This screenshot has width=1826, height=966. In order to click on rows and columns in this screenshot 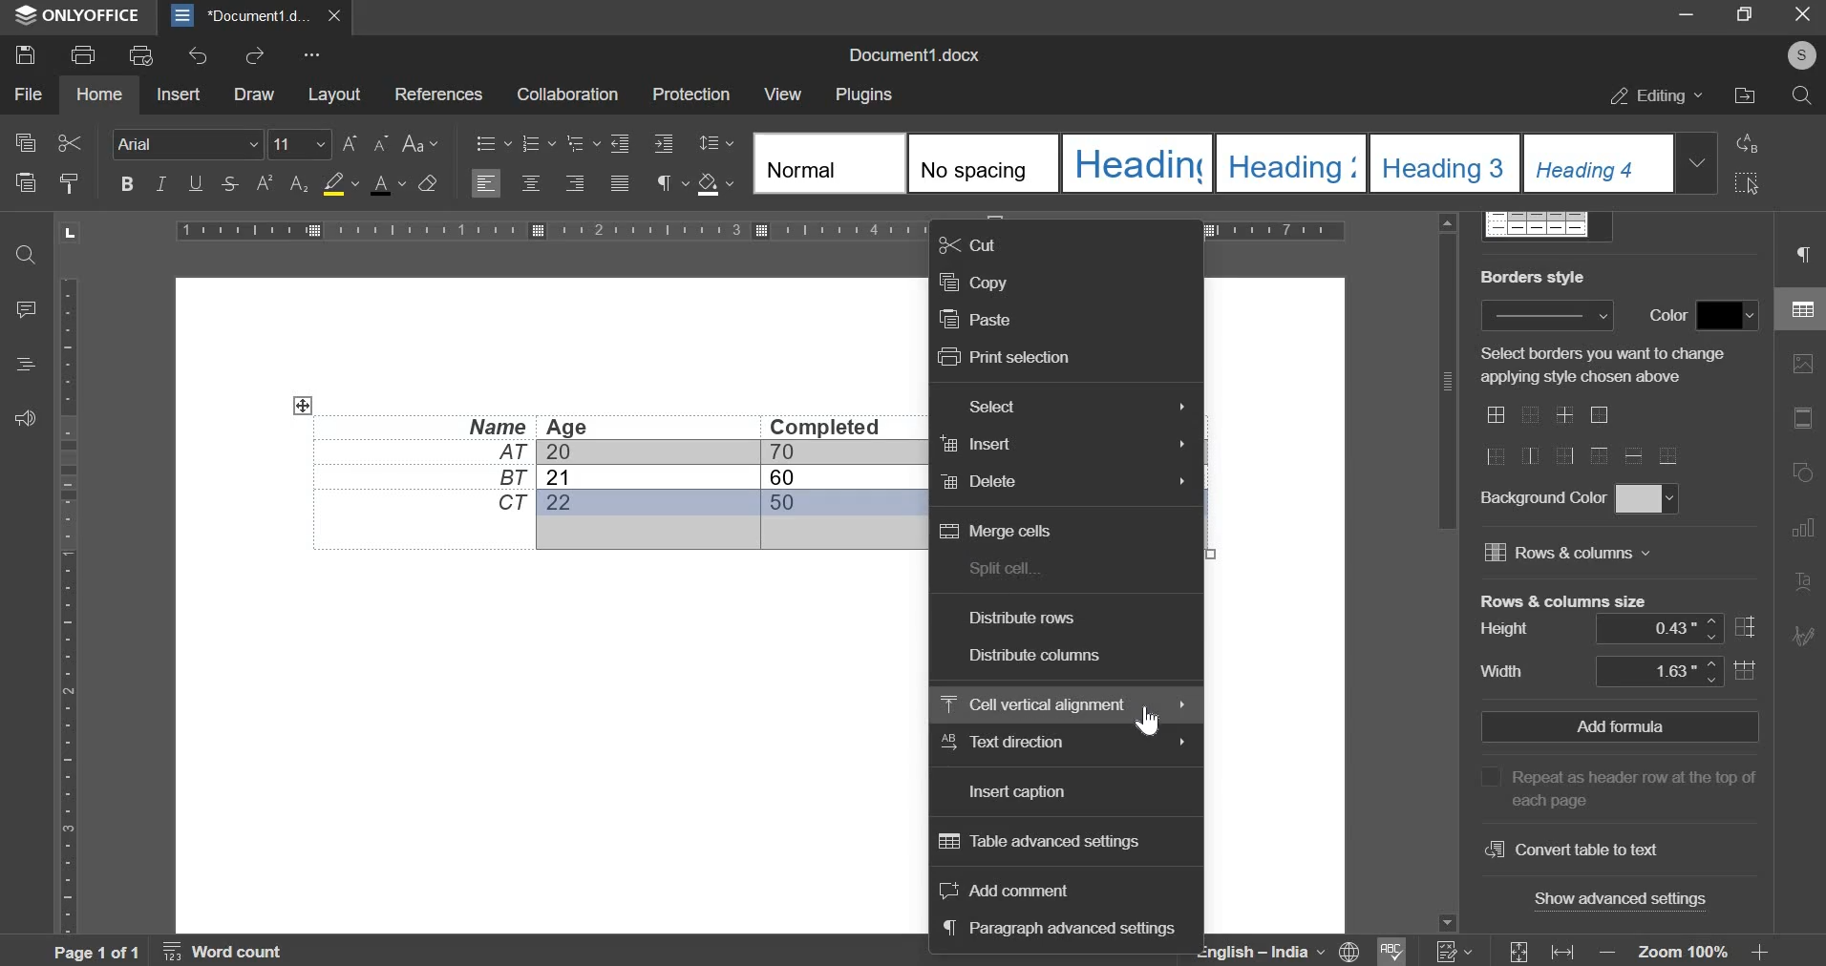, I will do `click(1585, 553)`.